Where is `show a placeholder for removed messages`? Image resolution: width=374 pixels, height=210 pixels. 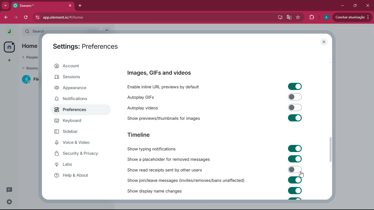 show a placeholder for removed messages is located at coordinates (170, 159).